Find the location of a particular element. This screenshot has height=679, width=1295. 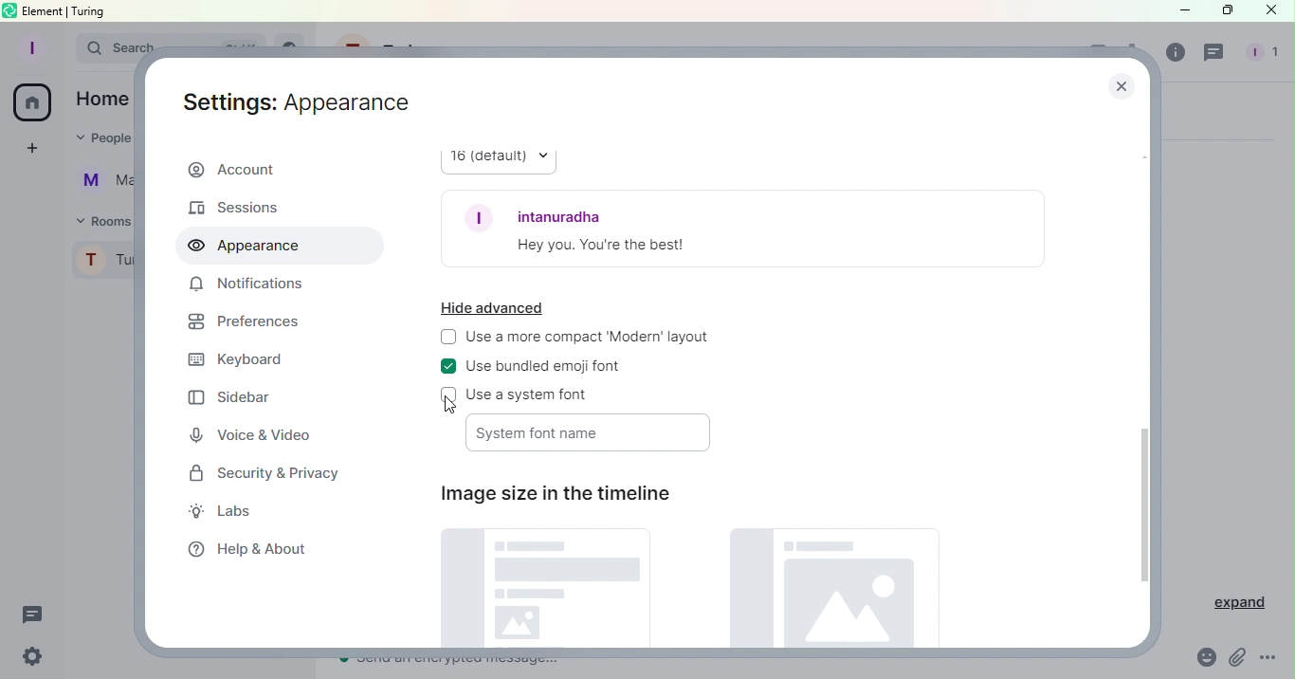

Labs is located at coordinates (224, 511).